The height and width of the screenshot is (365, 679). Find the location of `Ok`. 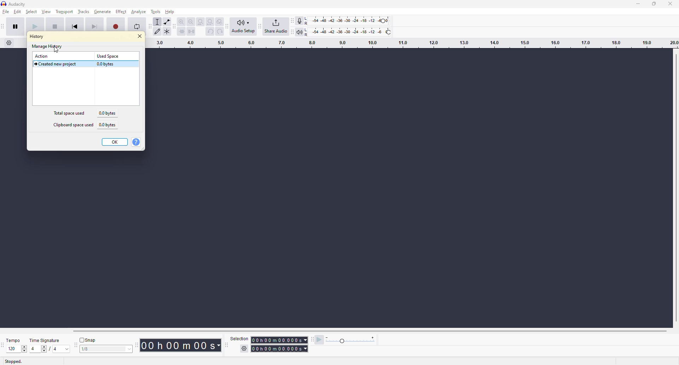

Ok is located at coordinates (115, 142).